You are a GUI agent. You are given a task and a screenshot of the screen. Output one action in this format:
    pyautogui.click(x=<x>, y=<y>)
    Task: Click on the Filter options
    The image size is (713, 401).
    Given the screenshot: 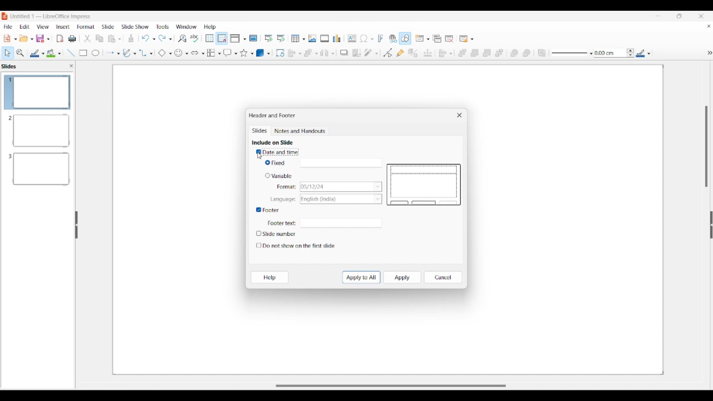 What is the action you would take?
    pyautogui.click(x=371, y=53)
    